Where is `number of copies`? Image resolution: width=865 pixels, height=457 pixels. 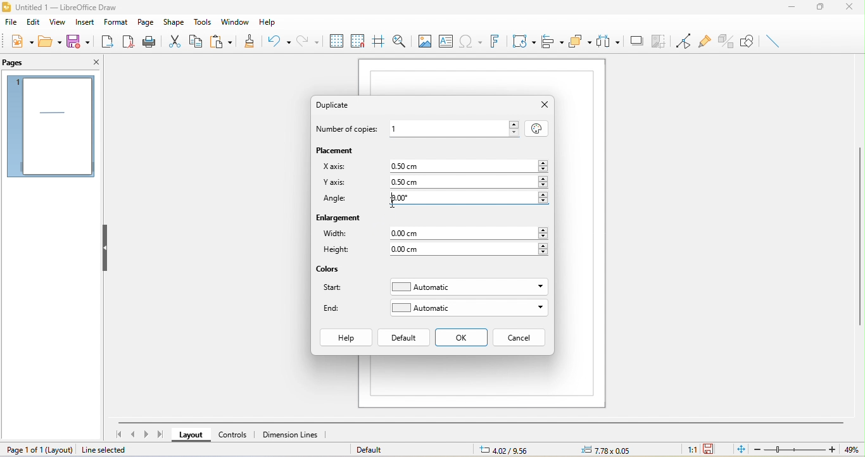 number of copies is located at coordinates (350, 130).